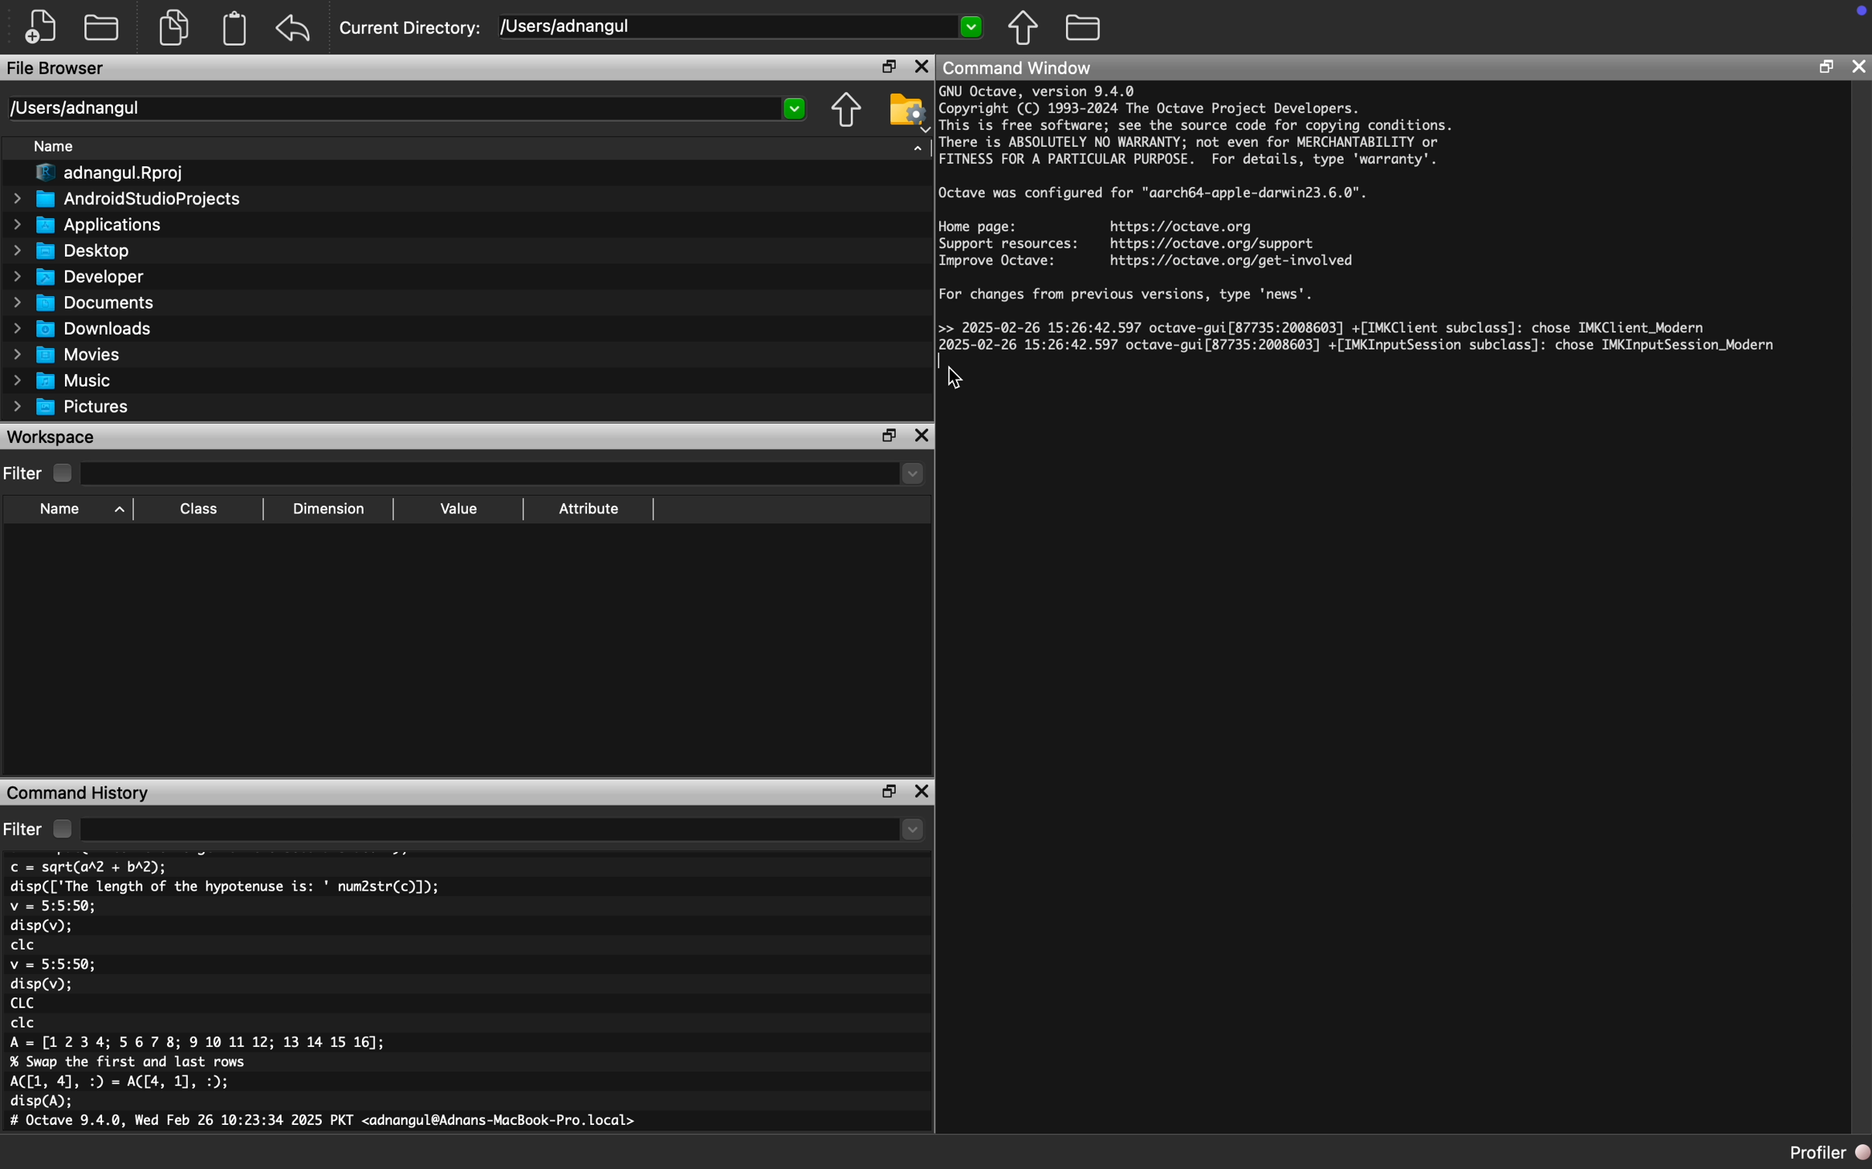 The image size is (1872, 1169). Describe the element at coordinates (70, 407) in the screenshot. I see `Pictures` at that location.